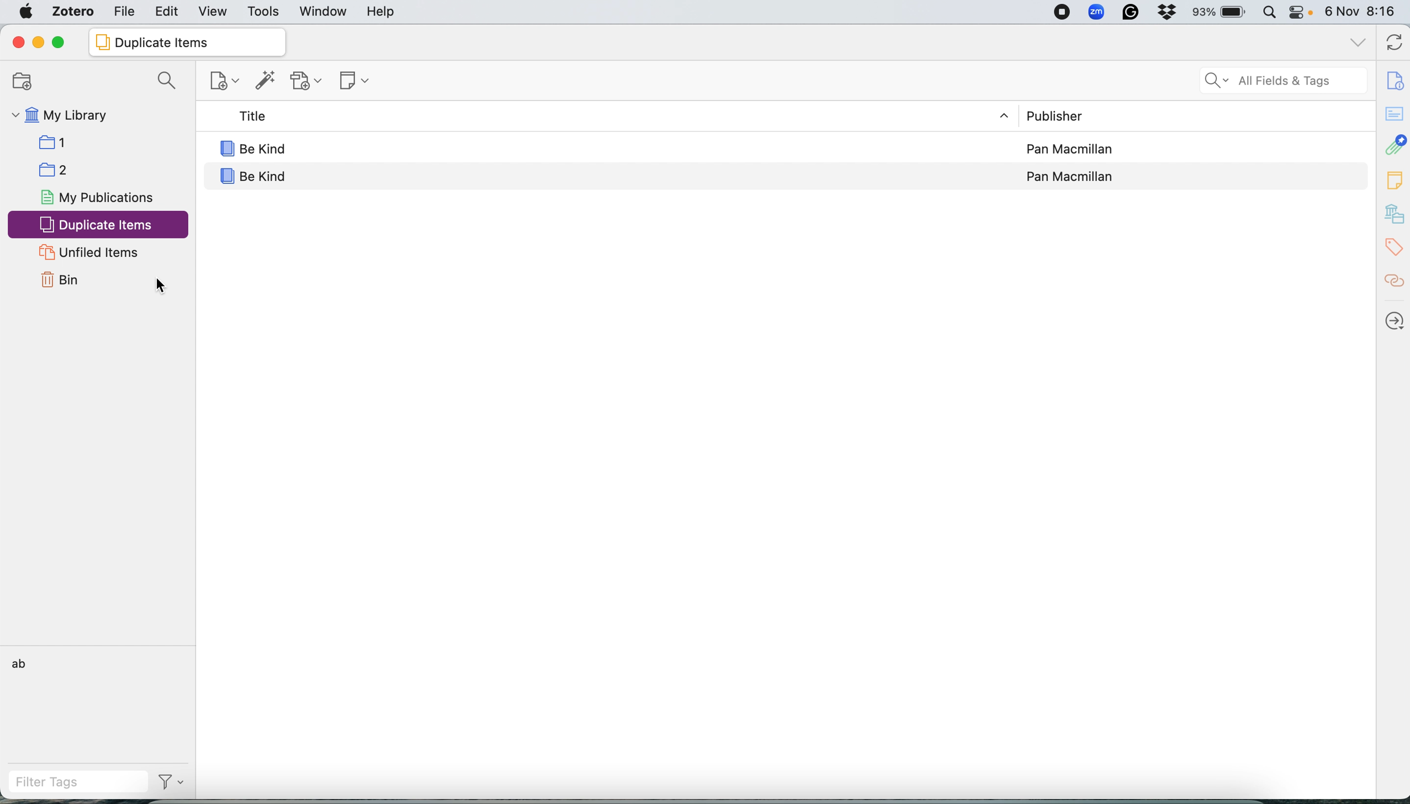  What do you see at coordinates (593, 117) in the screenshot?
I see `title` at bounding box center [593, 117].